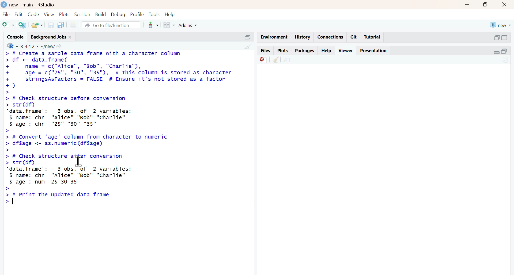 The width and height of the screenshot is (514, 275). Describe the element at coordinates (38, 25) in the screenshot. I see `share folder as` at that location.